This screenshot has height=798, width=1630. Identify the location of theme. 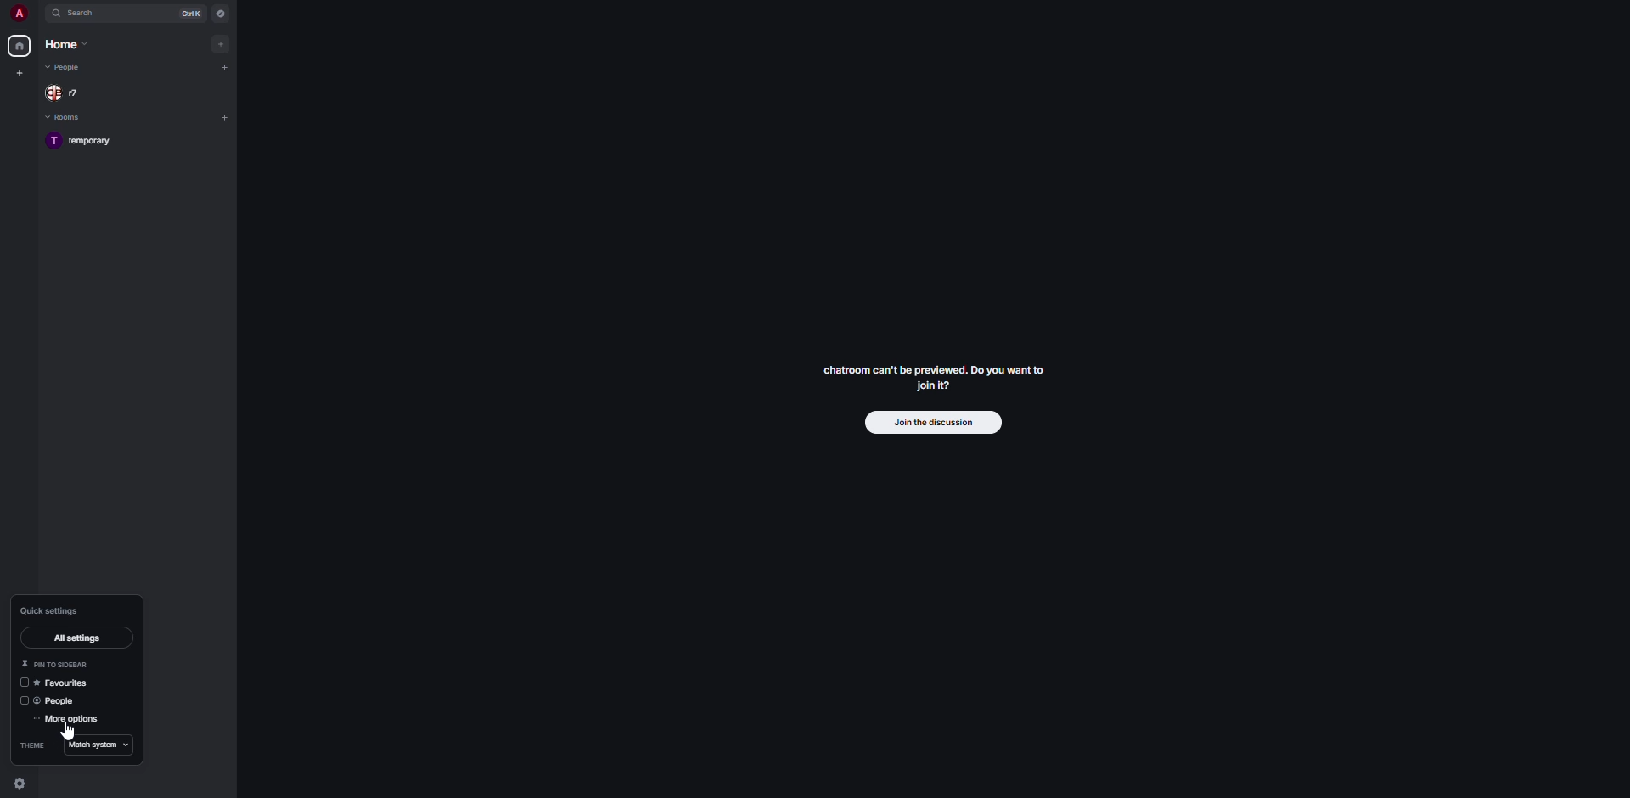
(31, 745).